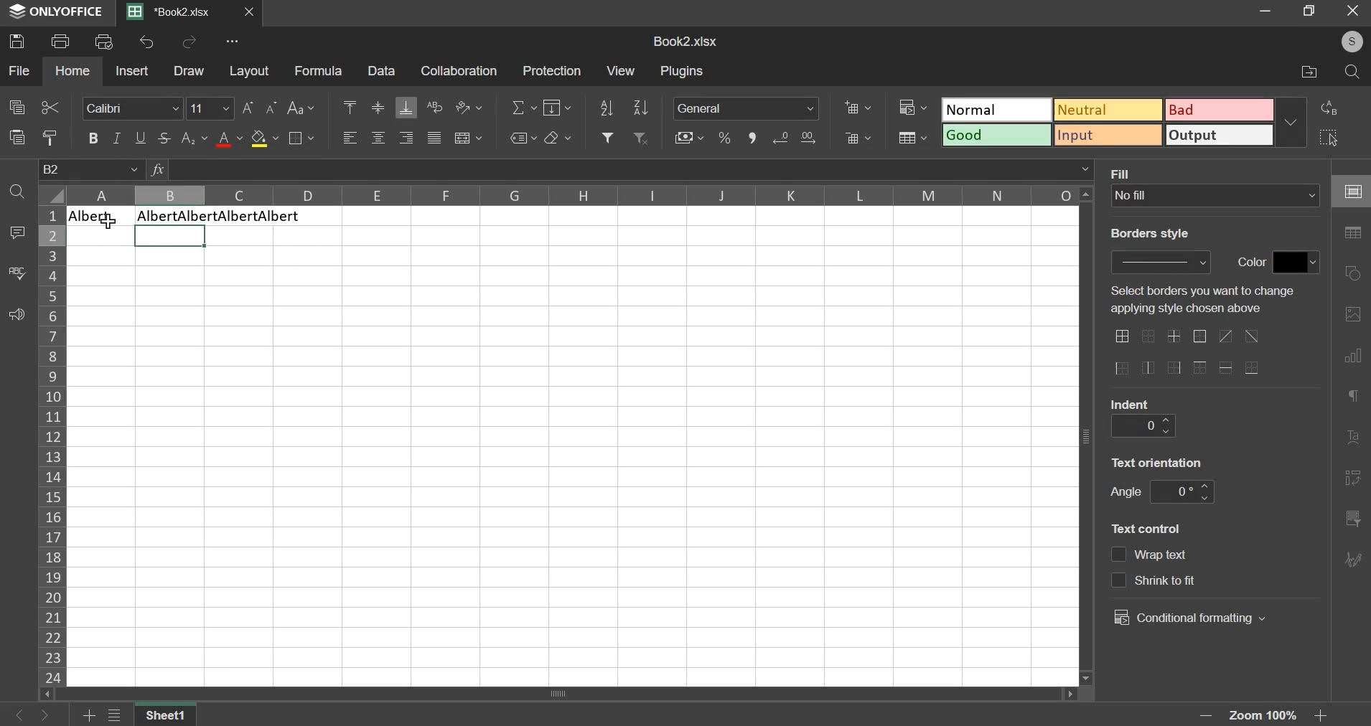 The image size is (1371, 726). I want to click on named ranges, so click(522, 138).